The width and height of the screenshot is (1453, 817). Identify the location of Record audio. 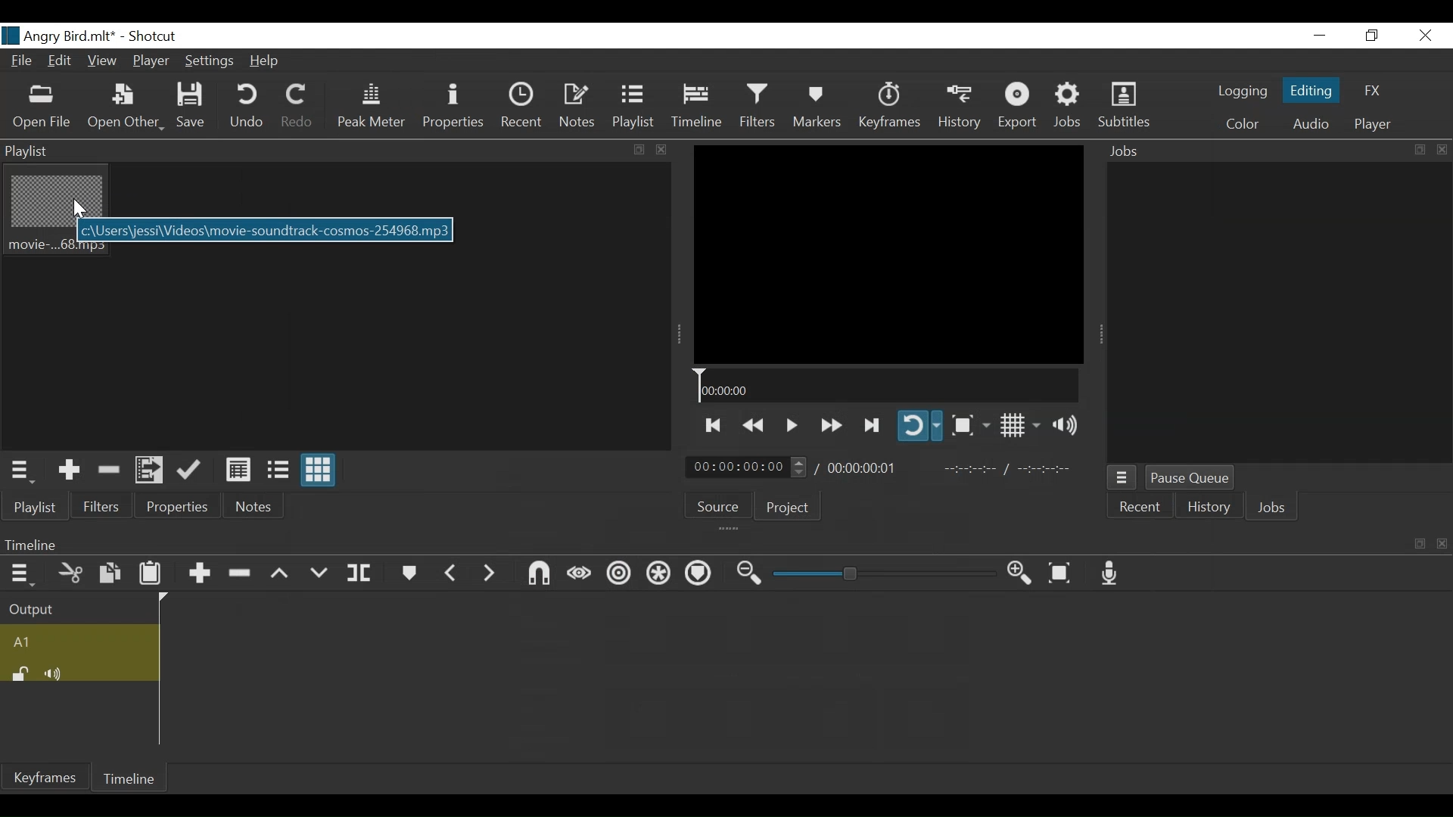
(1112, 574).